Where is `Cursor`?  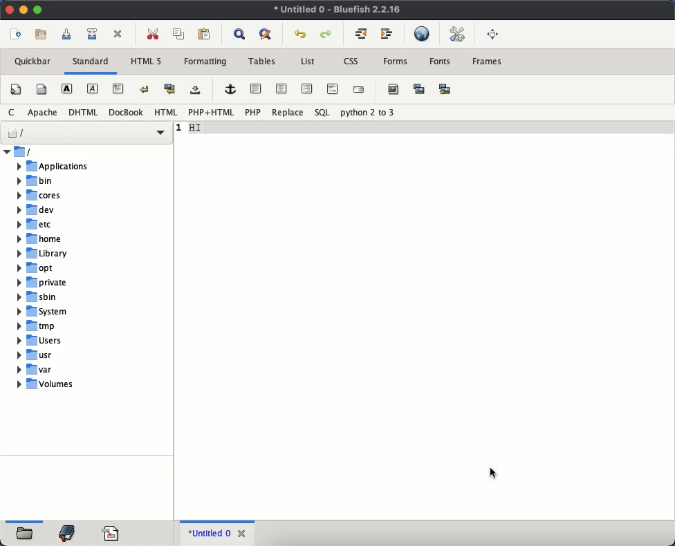
Cursor is located at coordinates (492, 473).